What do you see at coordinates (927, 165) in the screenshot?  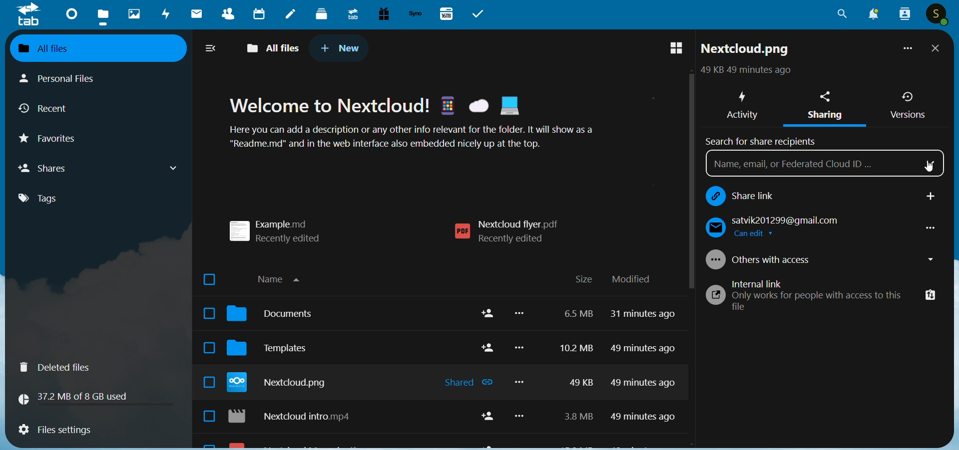 I see `cursor` at bounding box center [927, 165].